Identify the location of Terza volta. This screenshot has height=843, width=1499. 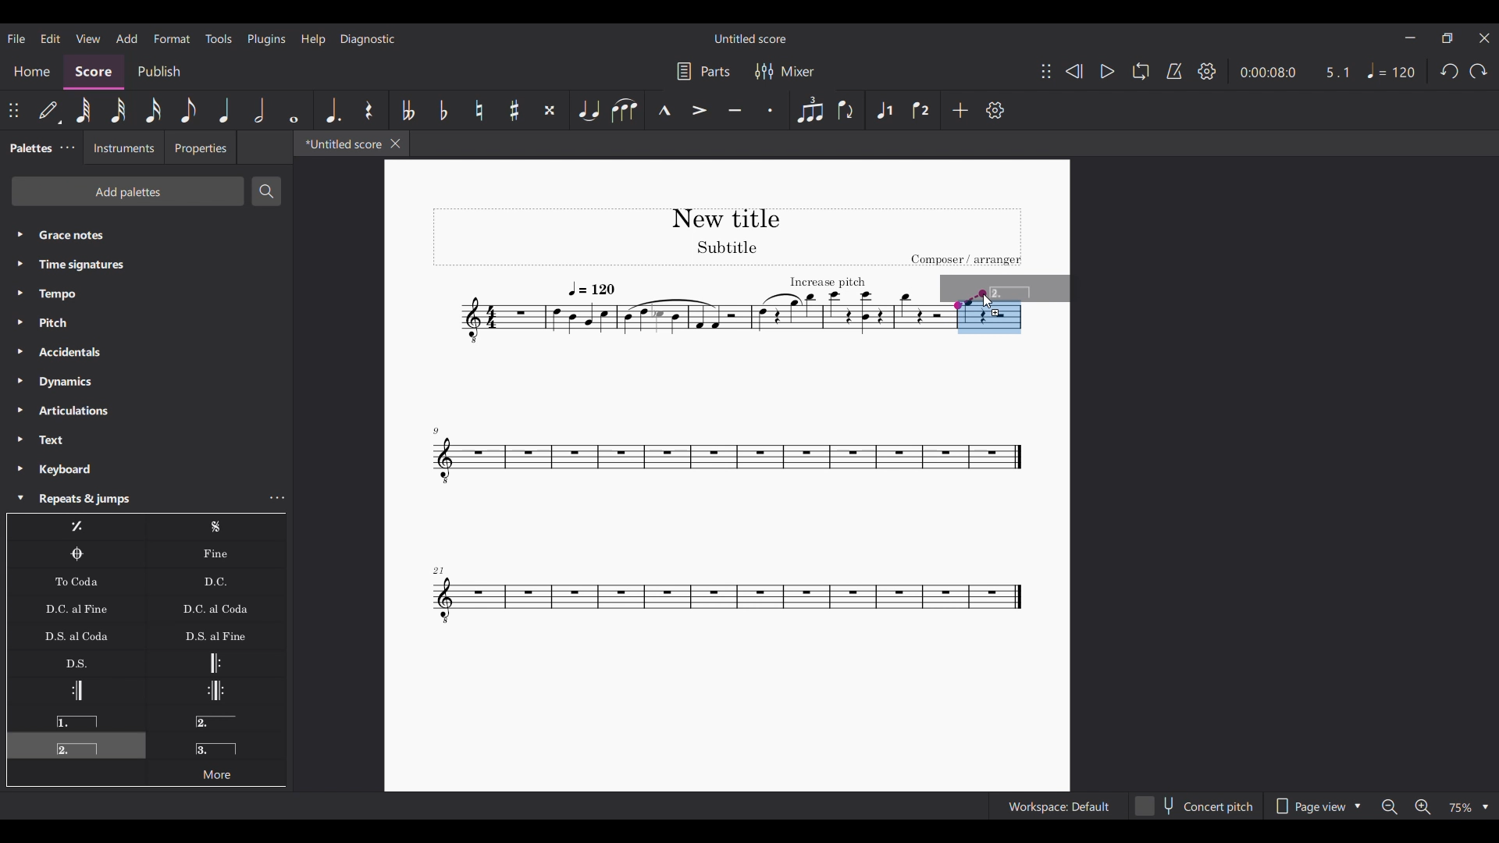
(216, 744).